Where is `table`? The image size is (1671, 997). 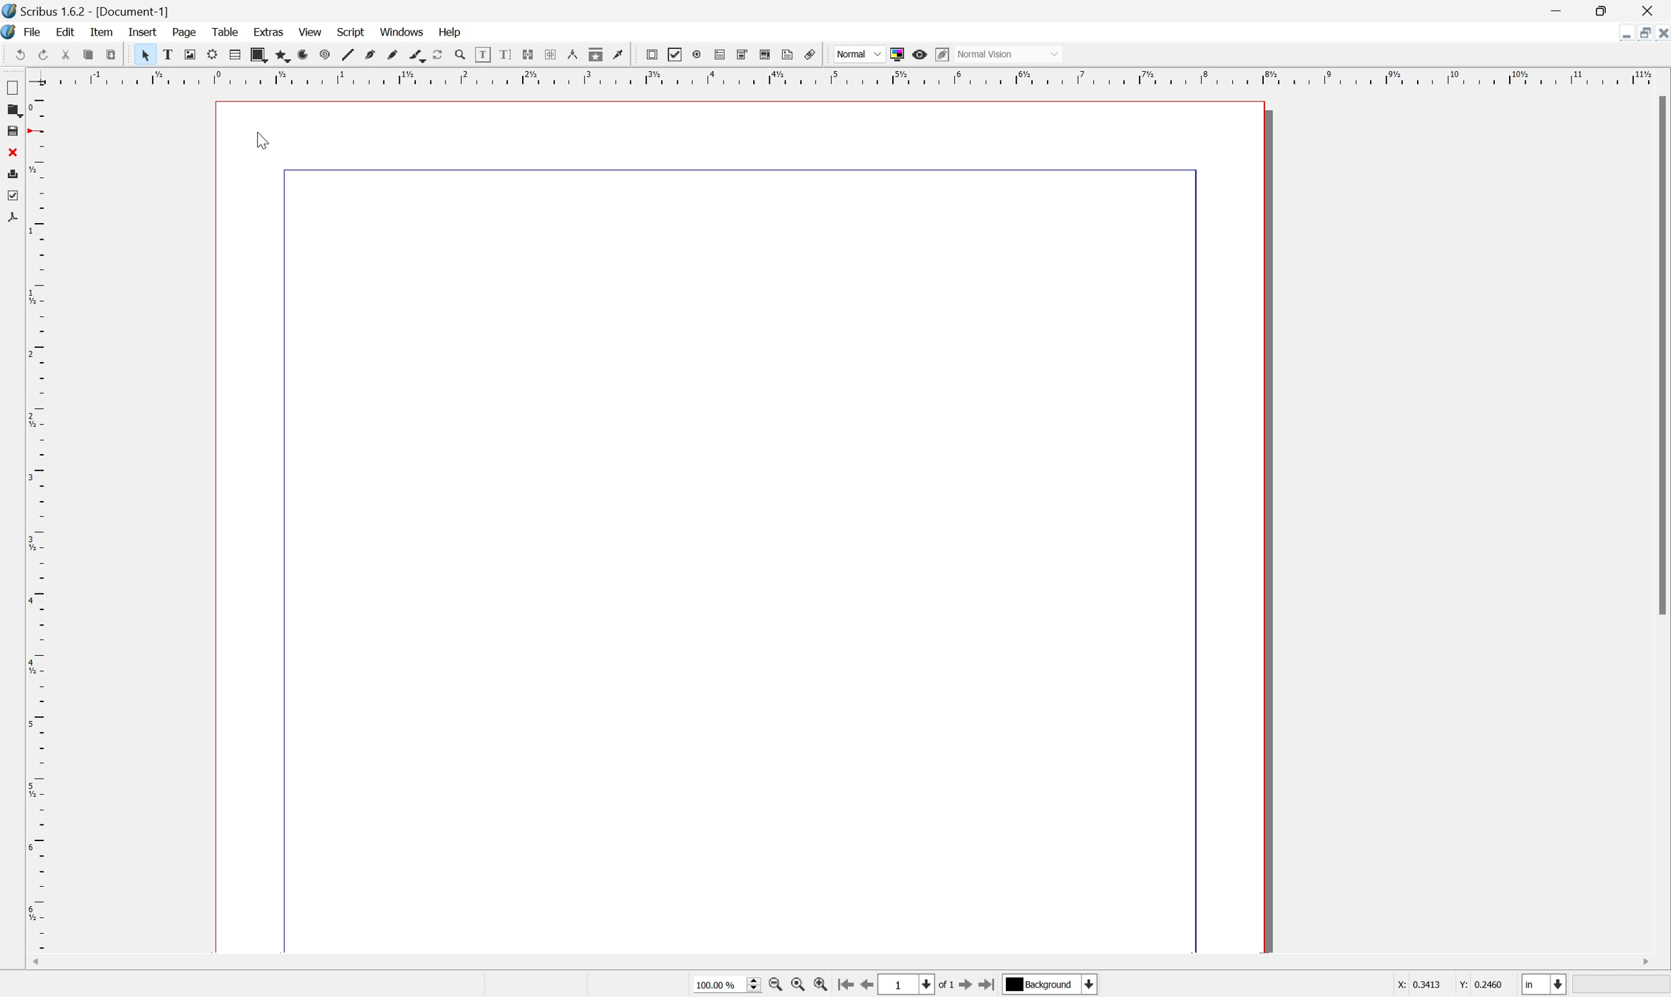 table is located at coordinates (225, 32).